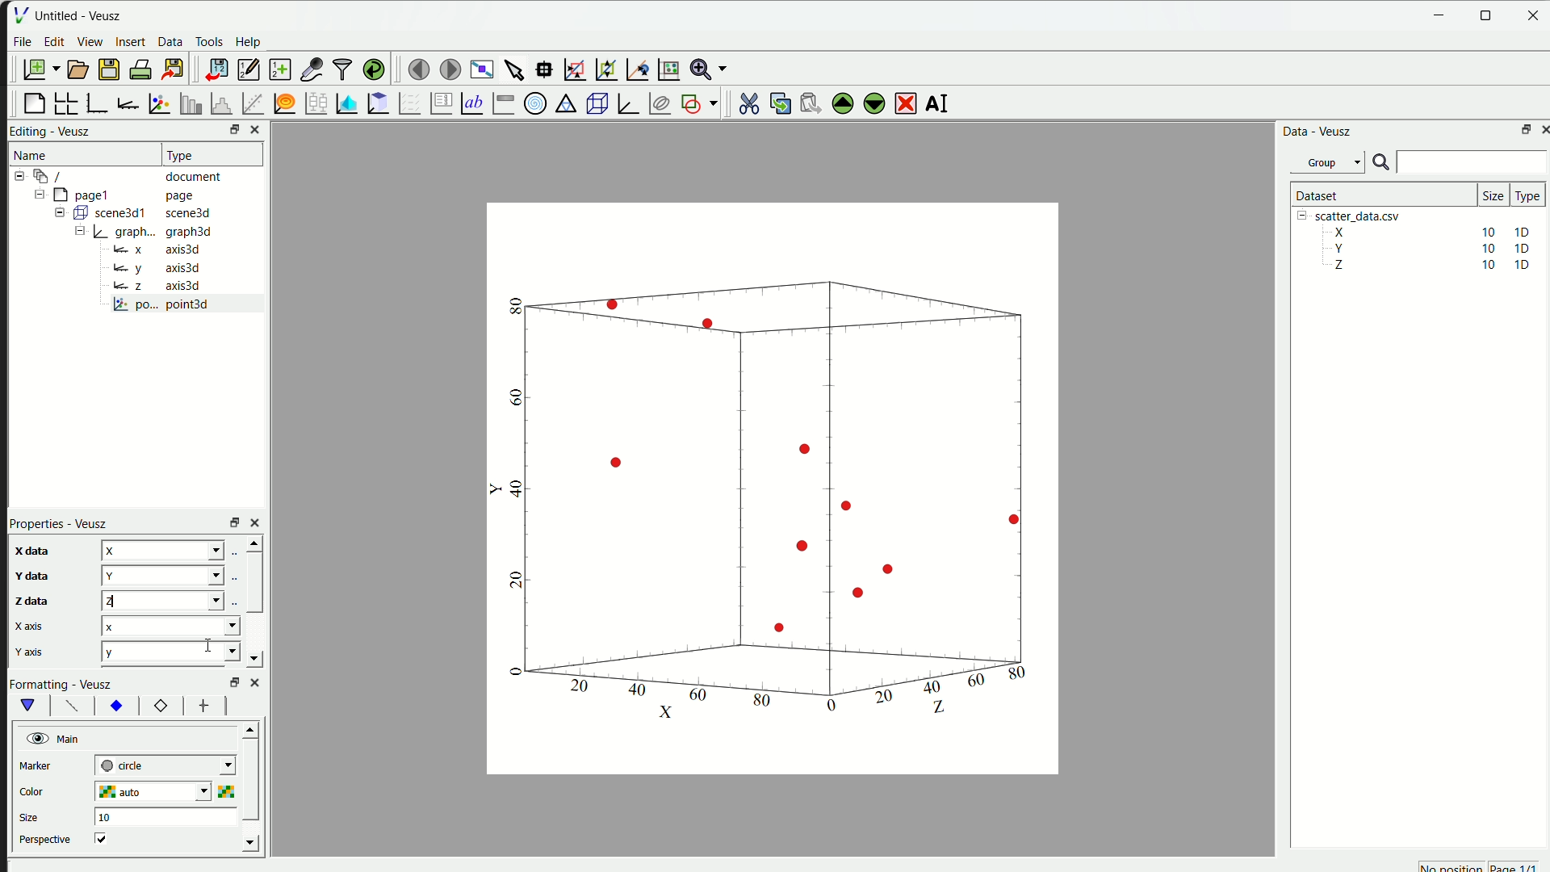  Describe the element at coordinates (77, 69) in the screenshot. I see `open a document` at that location.